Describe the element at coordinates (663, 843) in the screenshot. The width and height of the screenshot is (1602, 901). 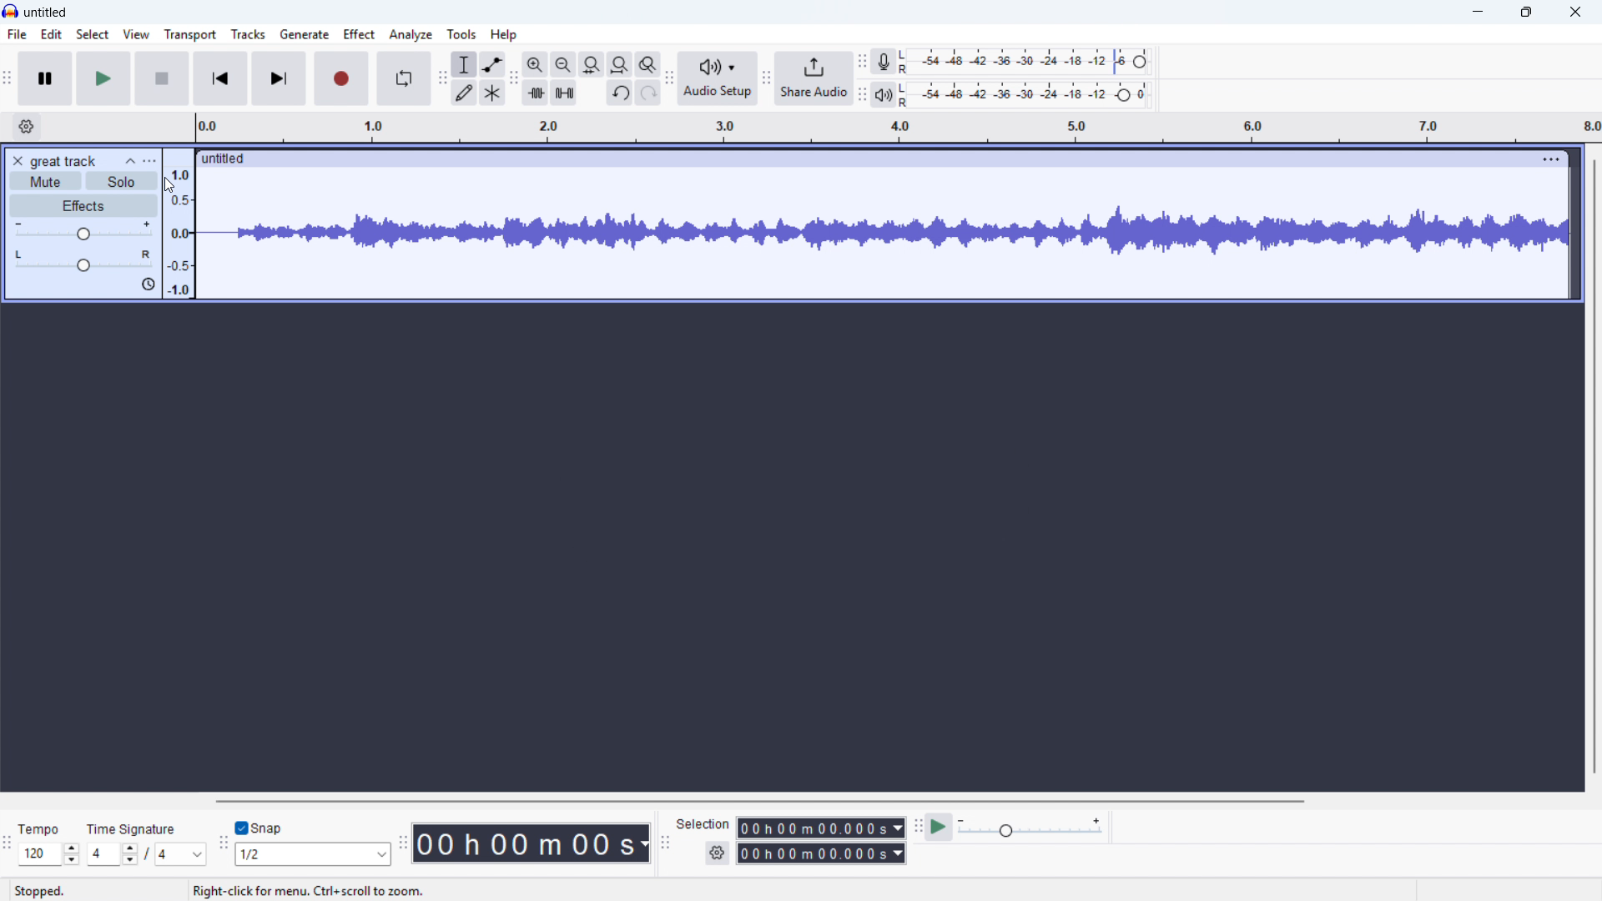
I see `Selection toolbar ` at that location.